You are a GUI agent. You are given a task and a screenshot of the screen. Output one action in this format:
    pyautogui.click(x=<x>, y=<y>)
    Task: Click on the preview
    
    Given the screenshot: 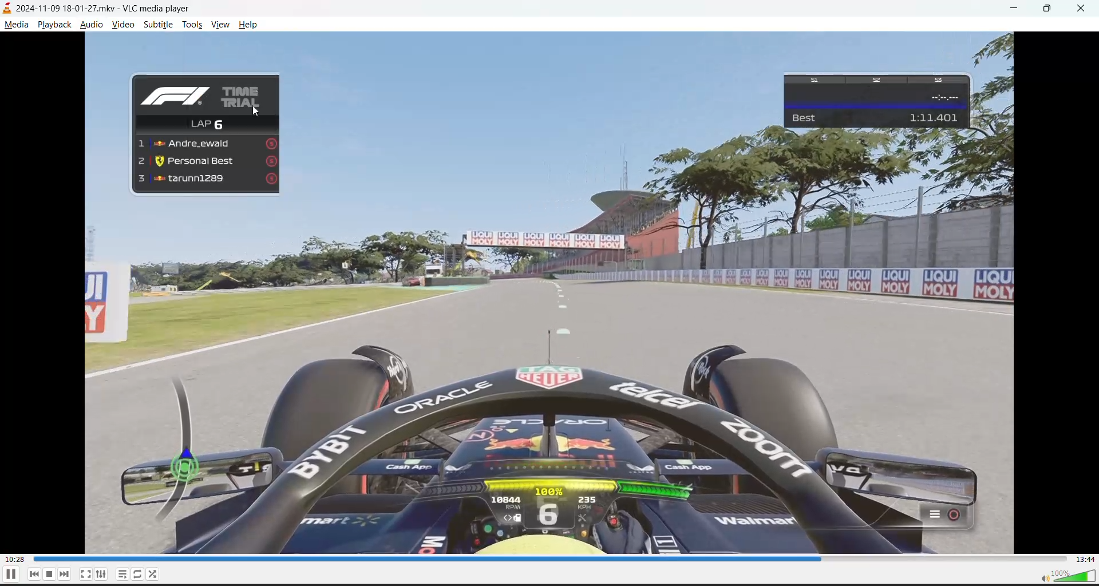 What is the action you would take?
    pyautogui.click(x=574, y=209)
    